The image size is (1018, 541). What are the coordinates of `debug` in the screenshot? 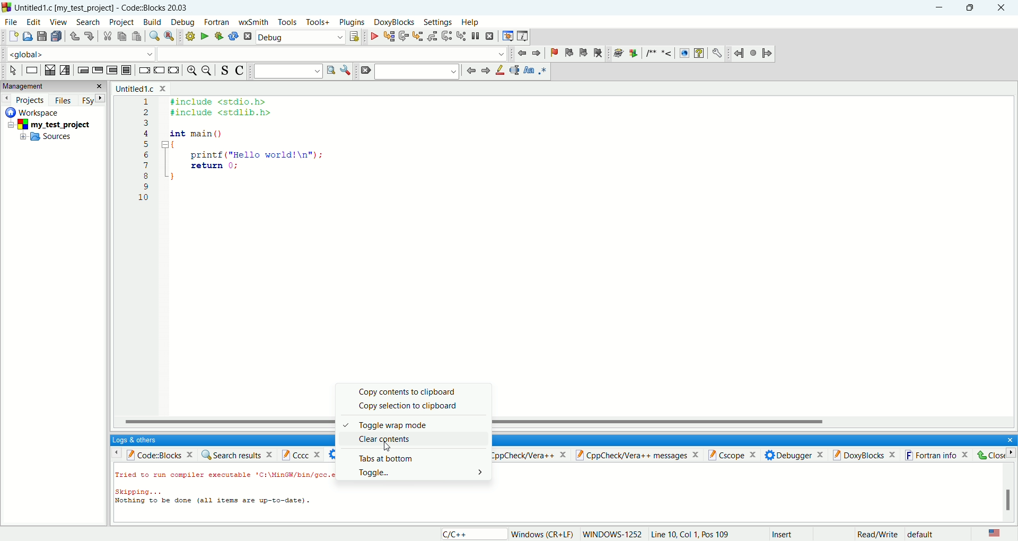 It's located at (372, 36).